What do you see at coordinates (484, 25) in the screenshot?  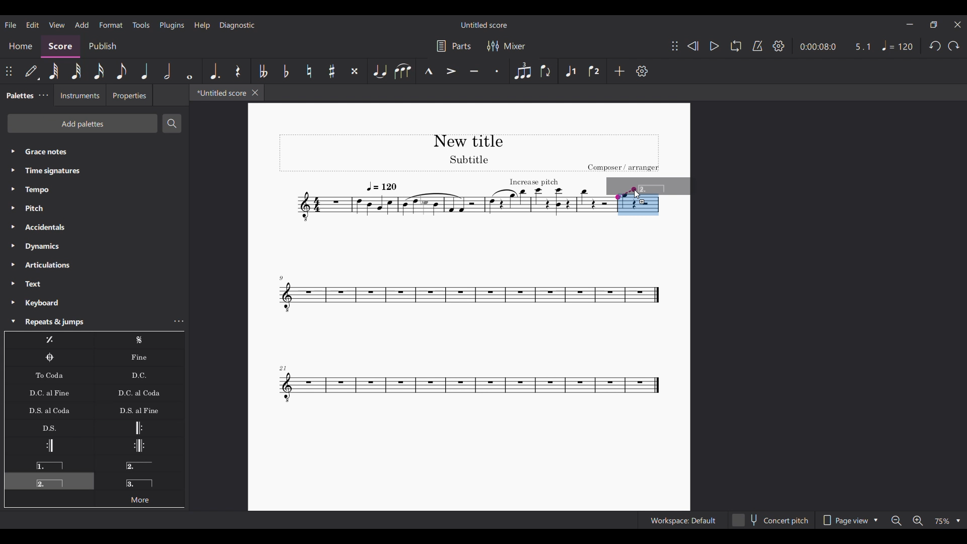 I see `Untitled score` at bounding box center [484, 25].